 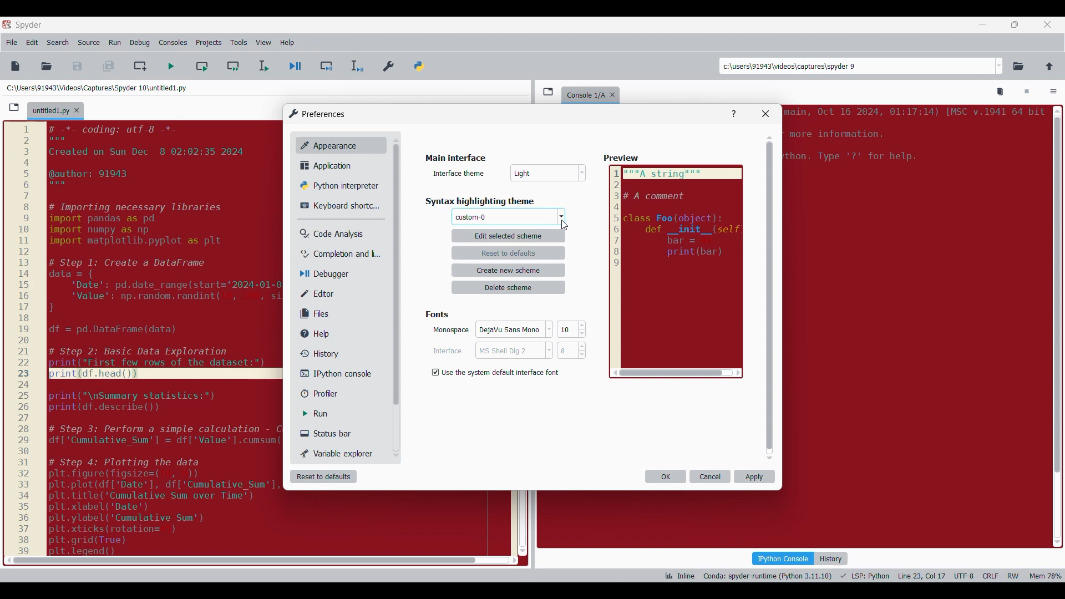 I want to click on Tools menu, so click(x=239, y=43).